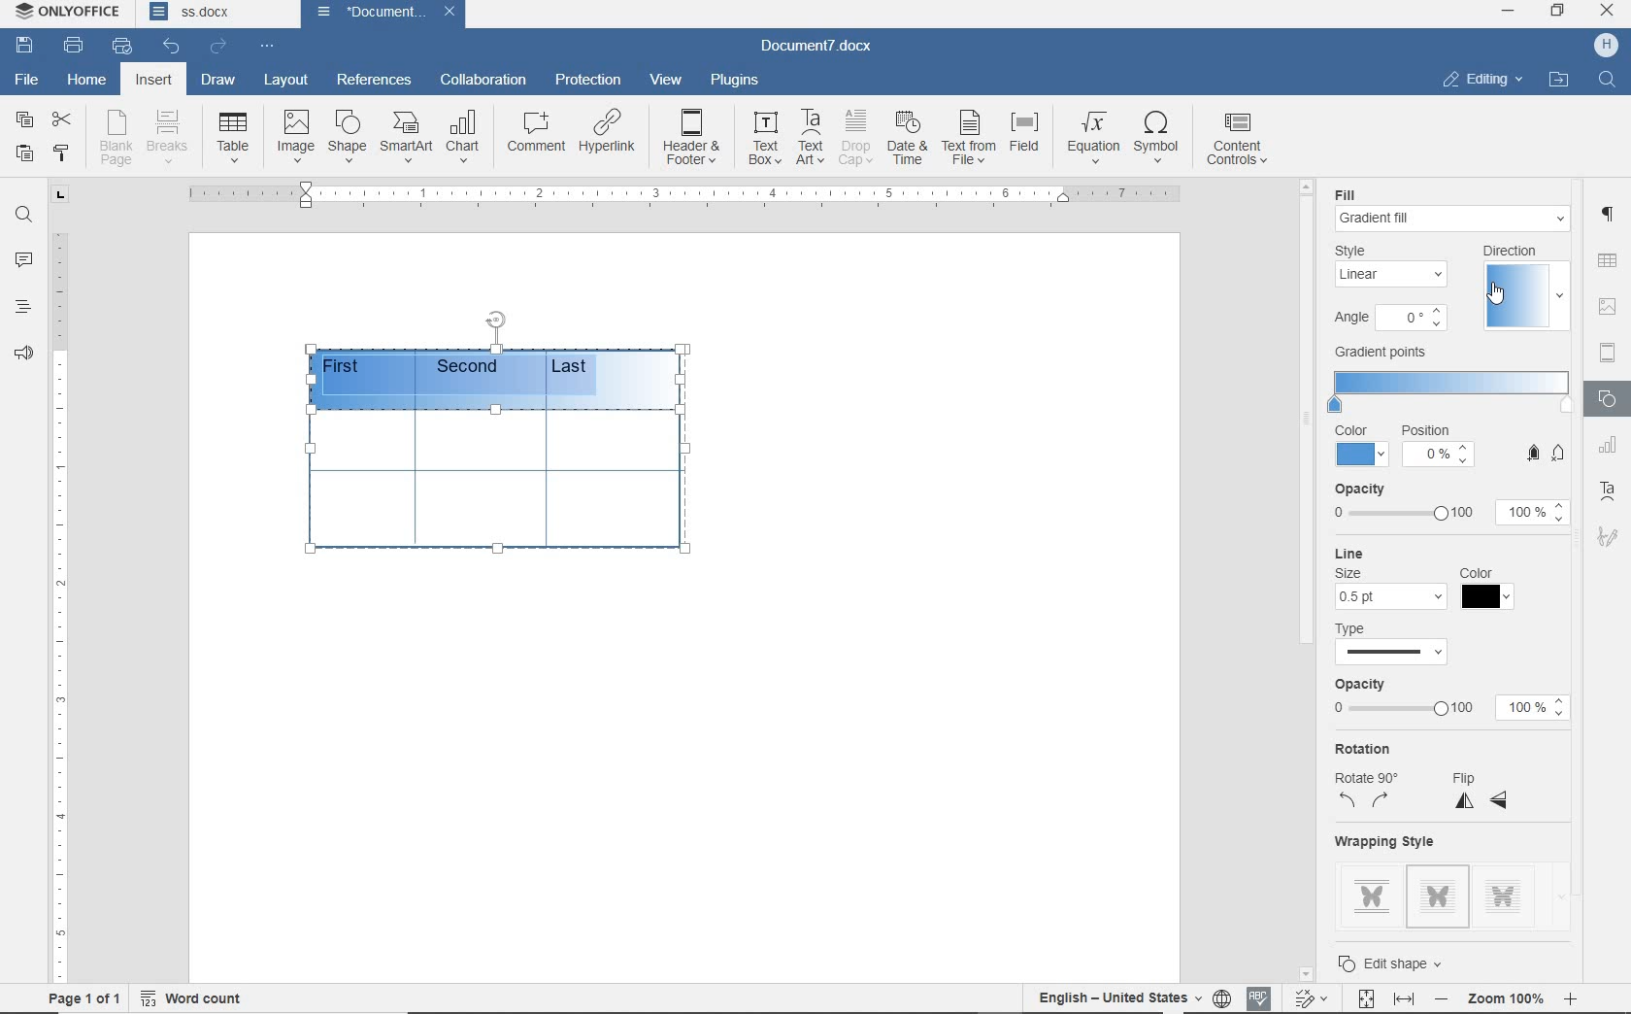  What do you see at coordinates (28, 47) in the screenshot?
I see `save` at bounding box center [28, 47].